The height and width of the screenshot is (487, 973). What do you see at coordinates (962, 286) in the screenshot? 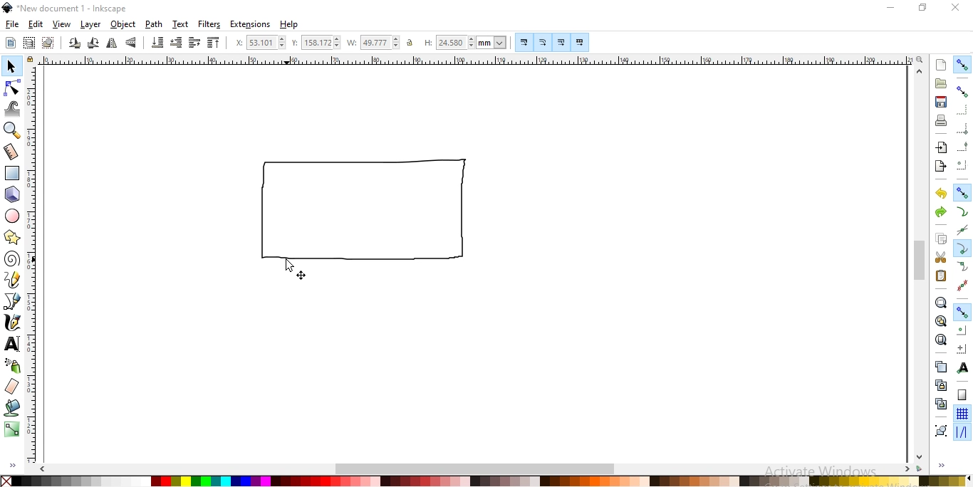
I see `` at bounding box center [962, 286].